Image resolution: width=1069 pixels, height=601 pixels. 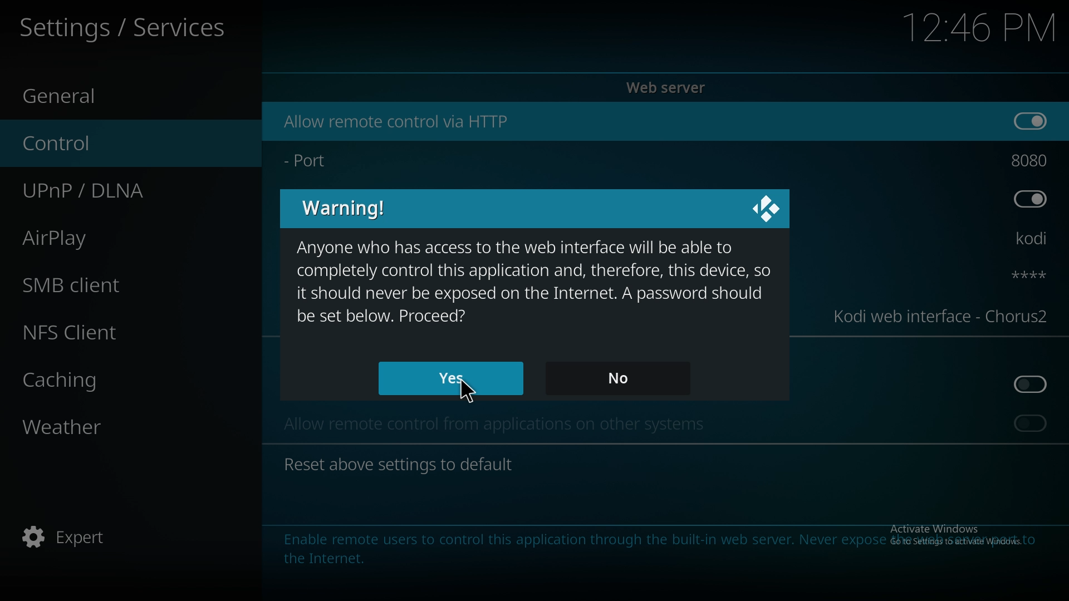 What do you see at coordinates (95, 93) in the screenshot?
I see `general` at bounding box center [95, 93].